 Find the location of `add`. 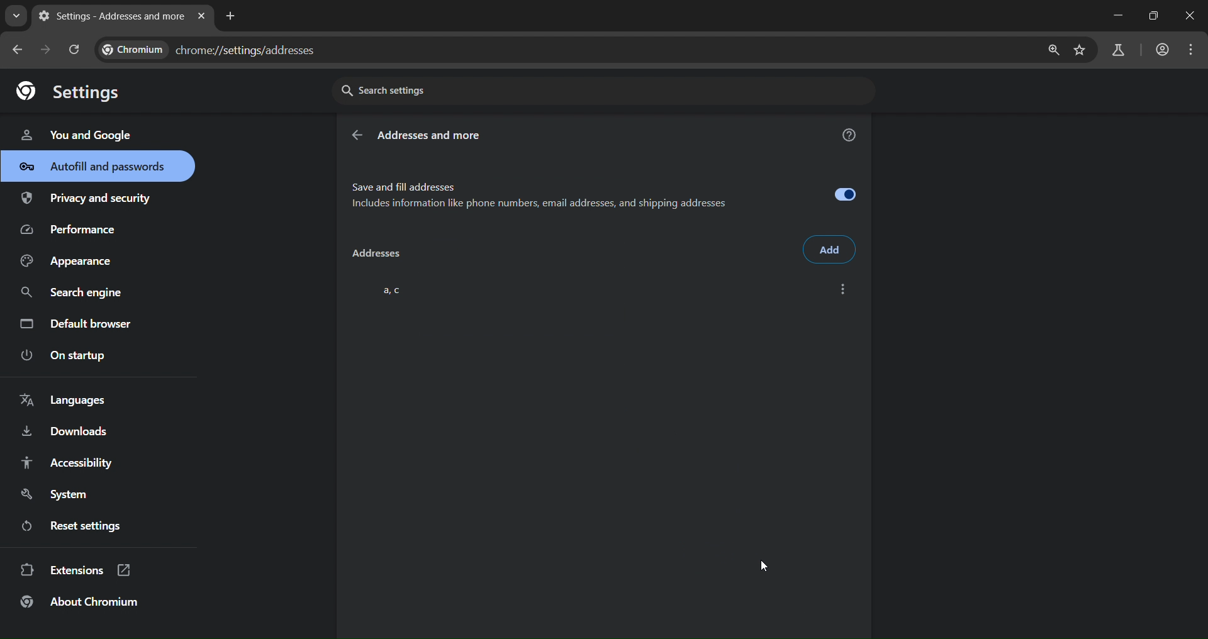

add is located at coordinates (830, 250).